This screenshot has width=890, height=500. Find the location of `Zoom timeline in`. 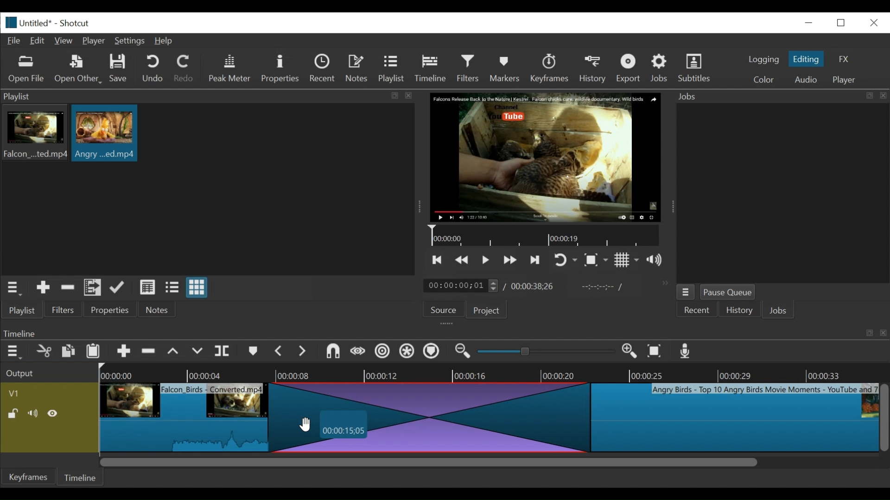

Zoom timeline in is located at coordinates (461, 352).